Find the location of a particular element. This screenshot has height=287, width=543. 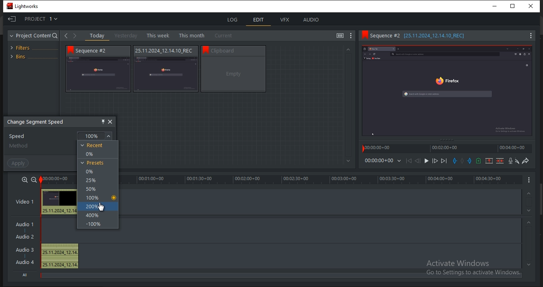

Audio 1 is located at coordinates (26, 226).